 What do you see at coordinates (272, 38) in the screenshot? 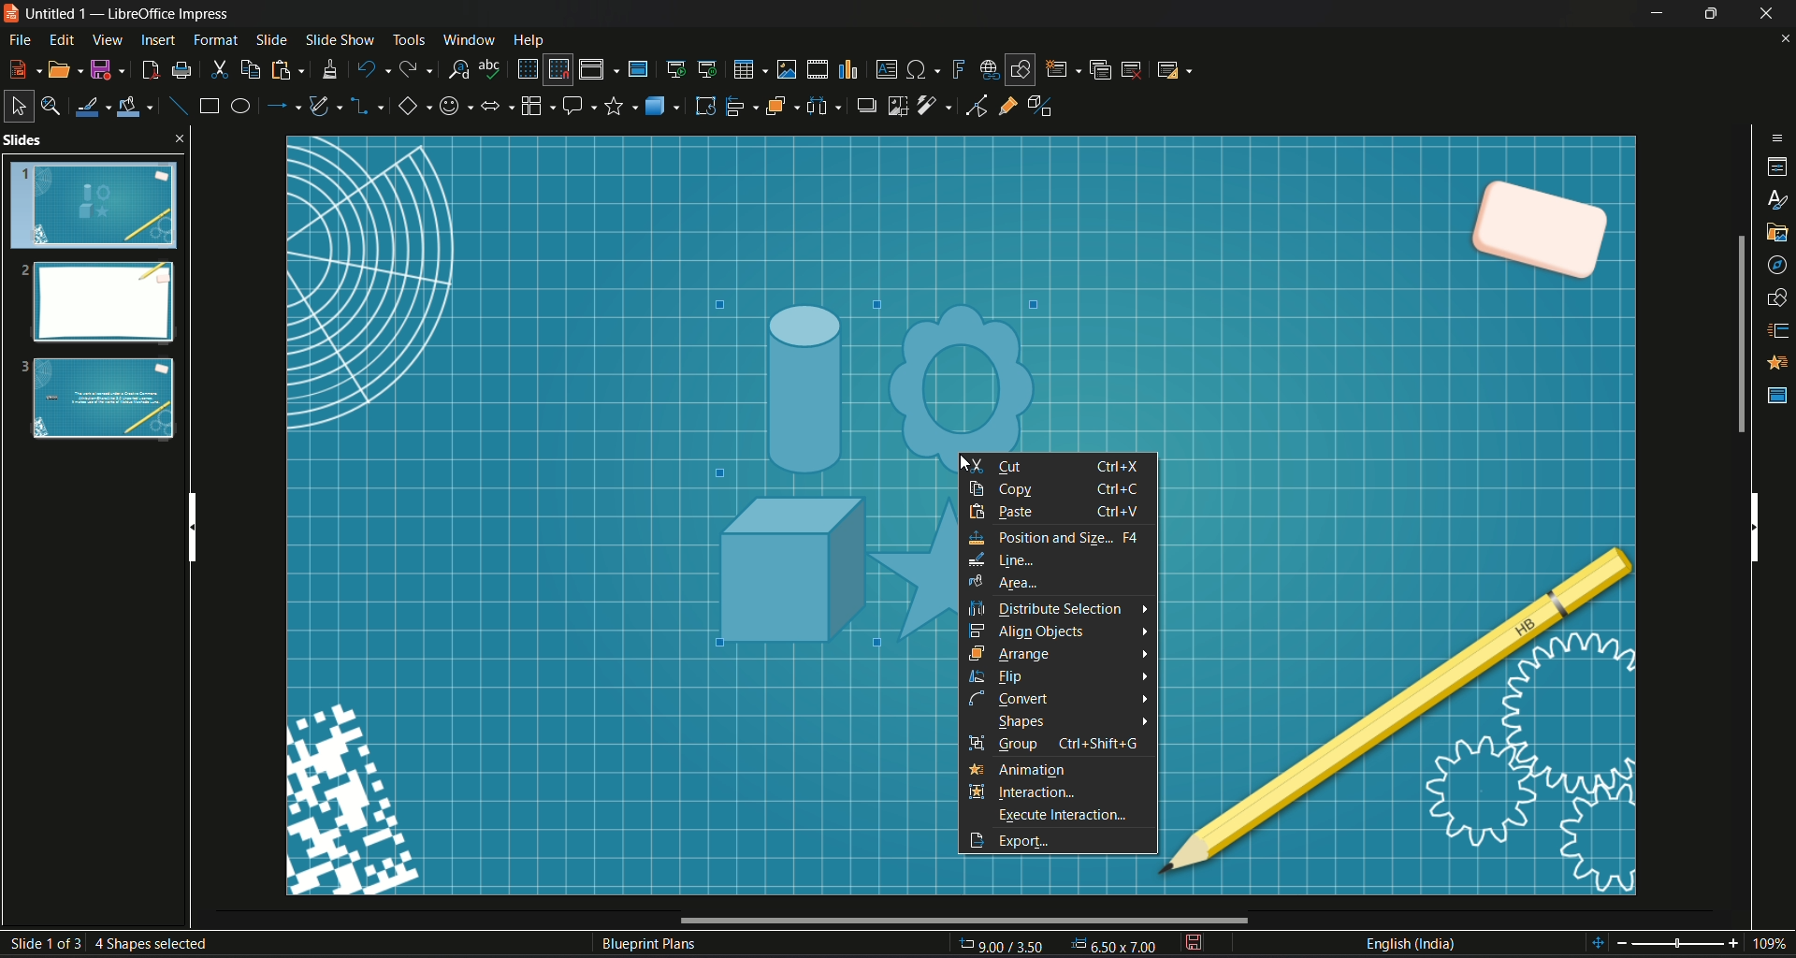
I see `slide` at bounding box center [272, 38].